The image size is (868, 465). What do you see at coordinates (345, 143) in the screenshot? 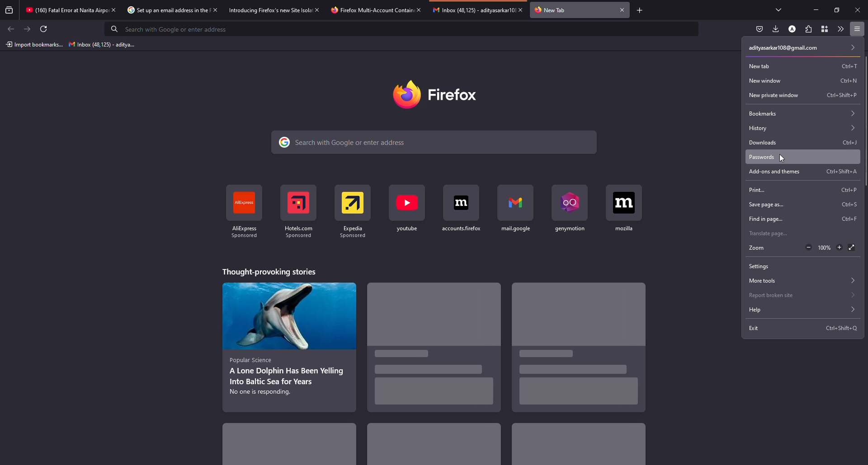
I see `search` at bounding box center [345, 143].